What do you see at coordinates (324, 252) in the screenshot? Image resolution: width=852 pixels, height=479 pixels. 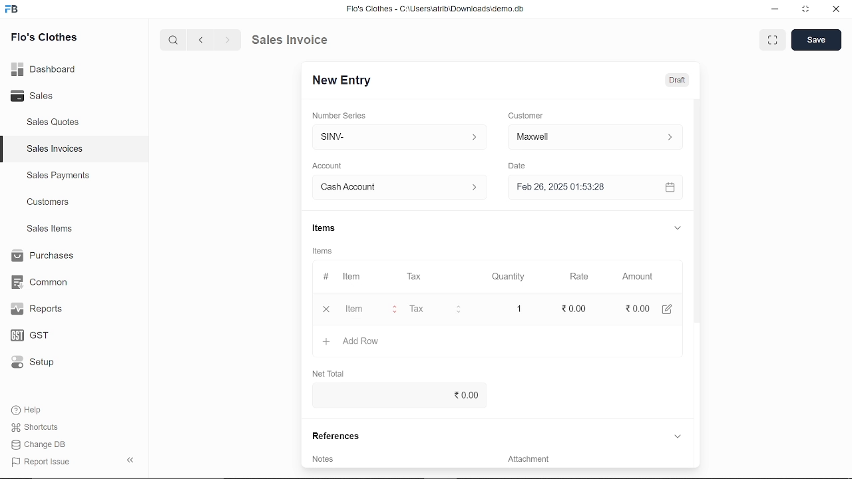 I see `` at bounding box center [324, 252].